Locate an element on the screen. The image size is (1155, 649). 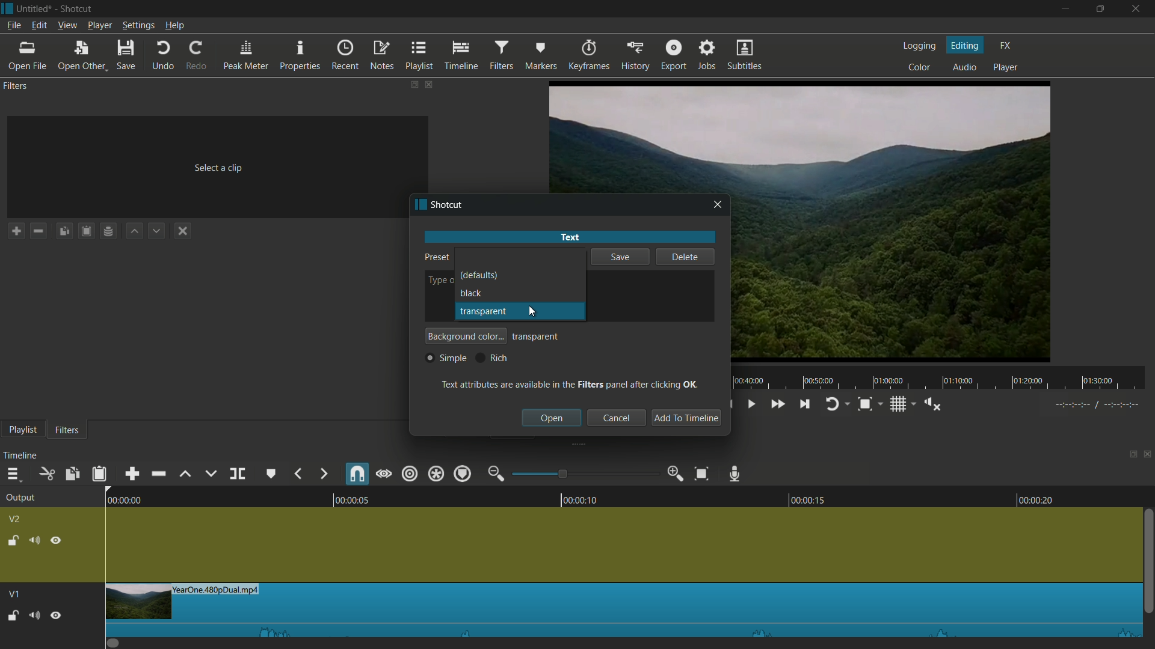
export is located at coordinates (674, 55).